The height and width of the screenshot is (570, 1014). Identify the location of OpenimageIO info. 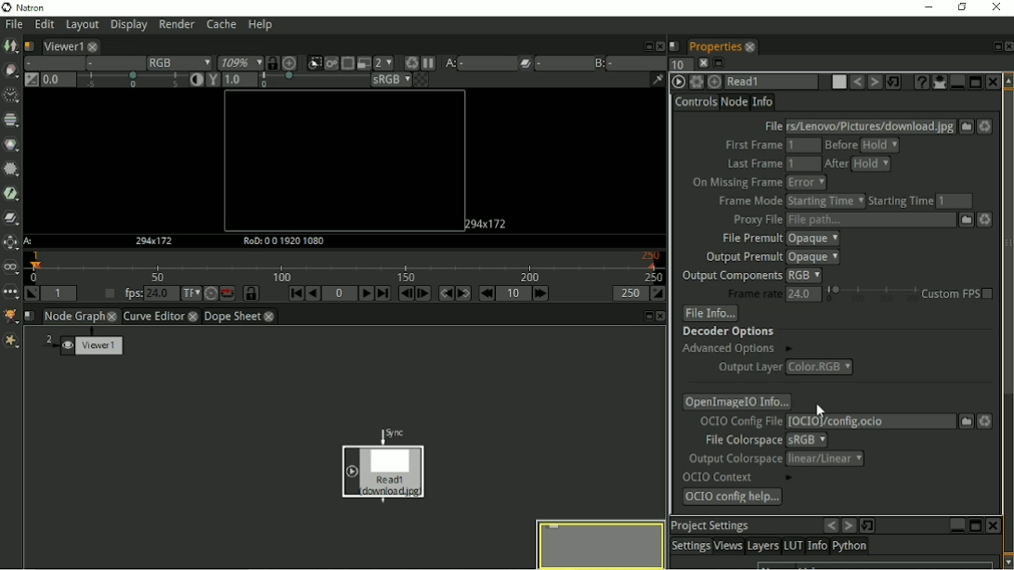
(735, 401).